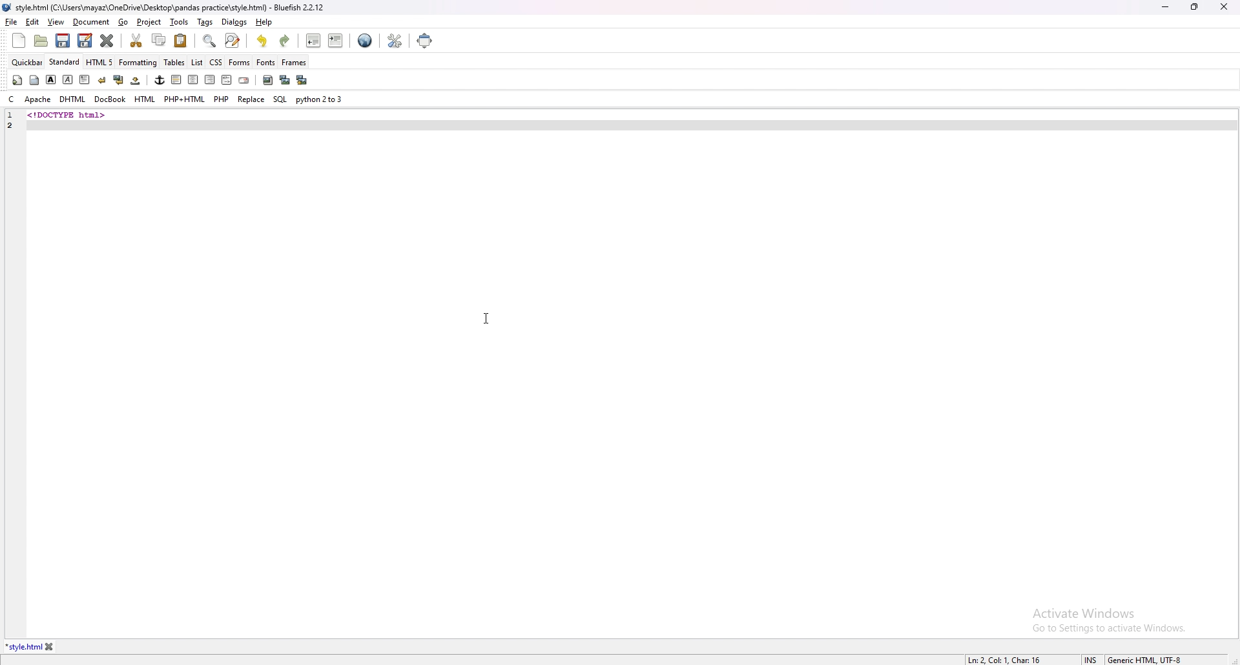 This screenshot has height=665, width=1240. I want to click on replace, so click(251, 99).